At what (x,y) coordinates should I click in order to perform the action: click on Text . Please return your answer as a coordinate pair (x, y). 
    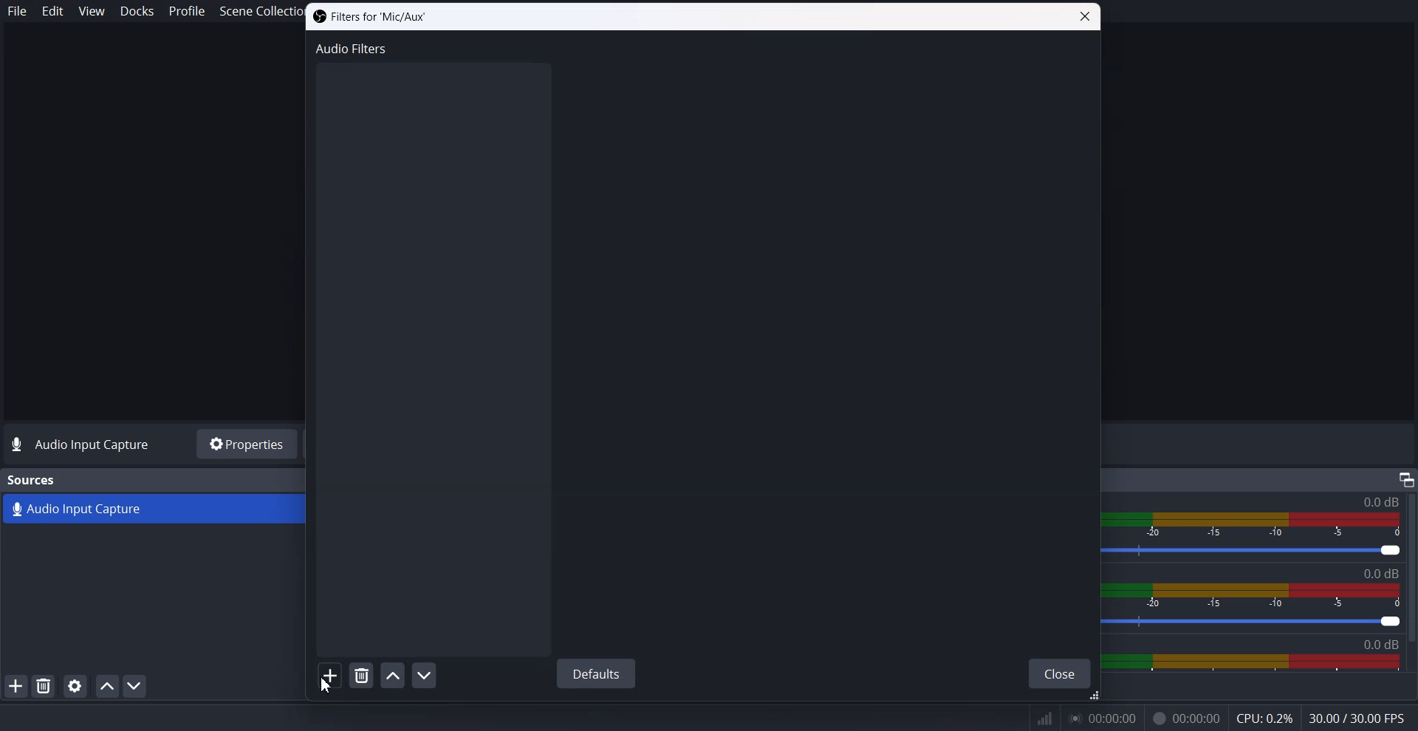
    Looking at the image, I should click on (83, 445).